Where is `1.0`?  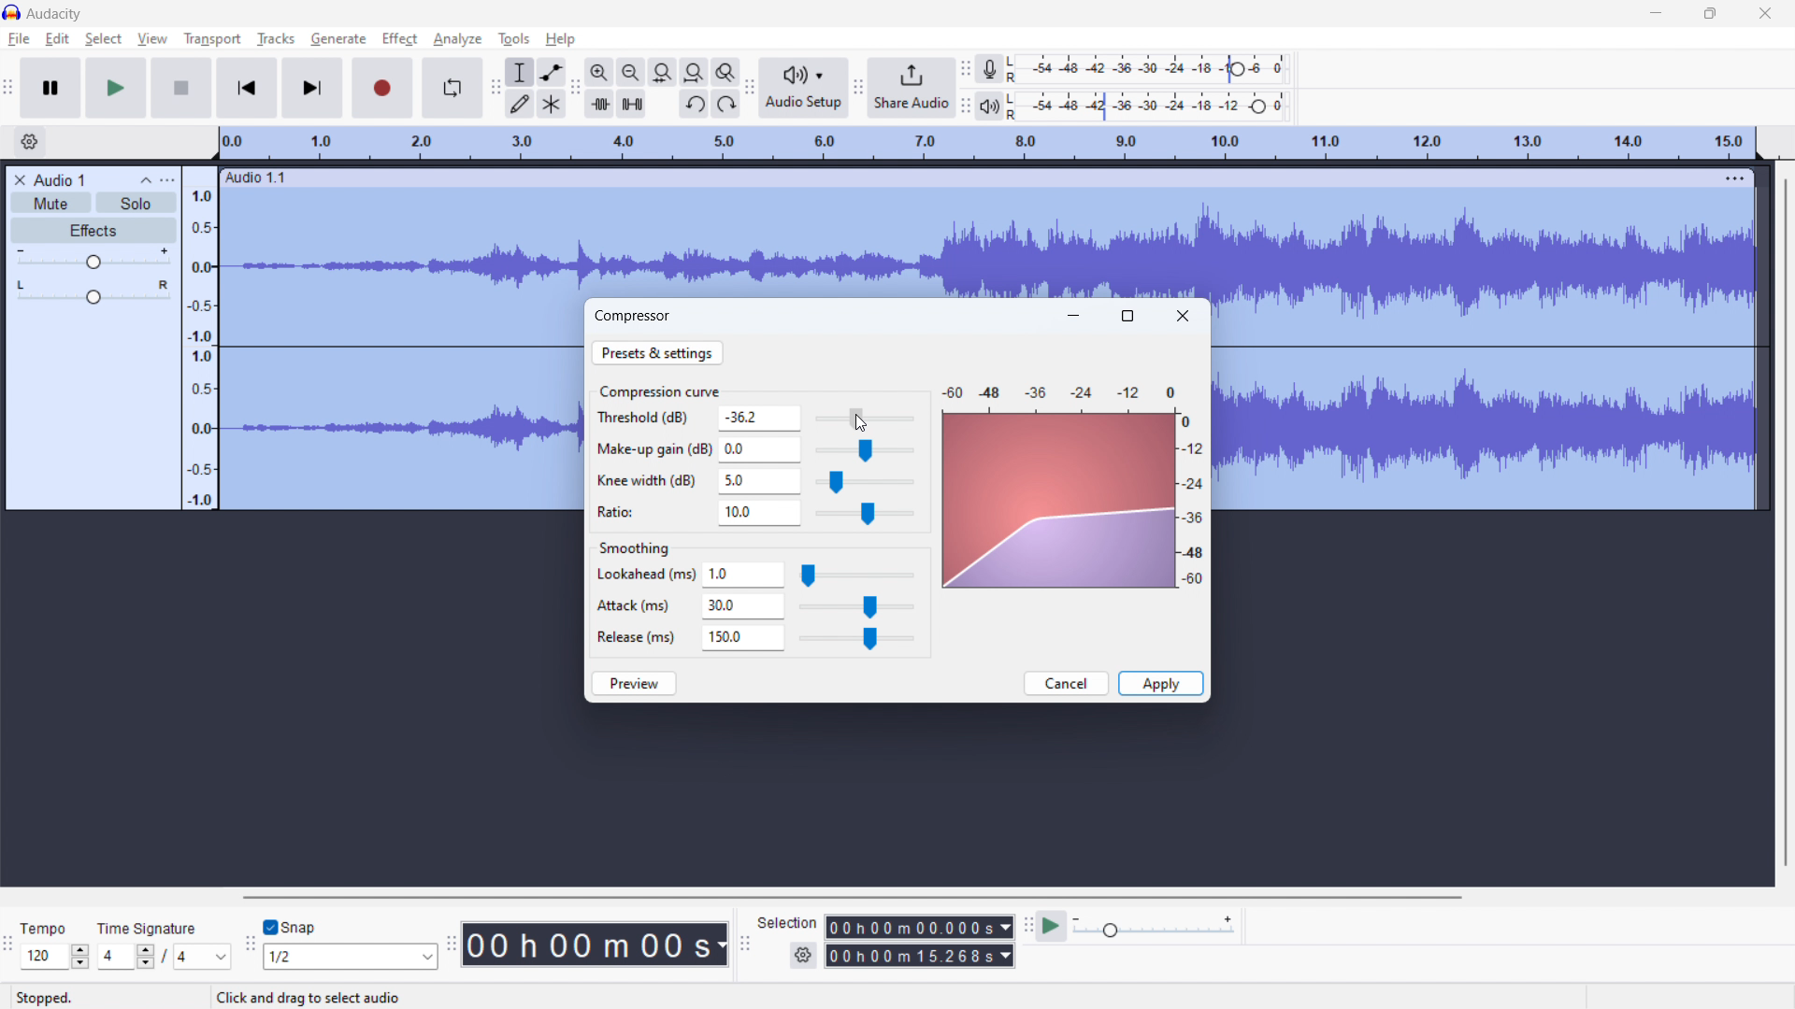 1.0 is located at coordinates (744, 576).